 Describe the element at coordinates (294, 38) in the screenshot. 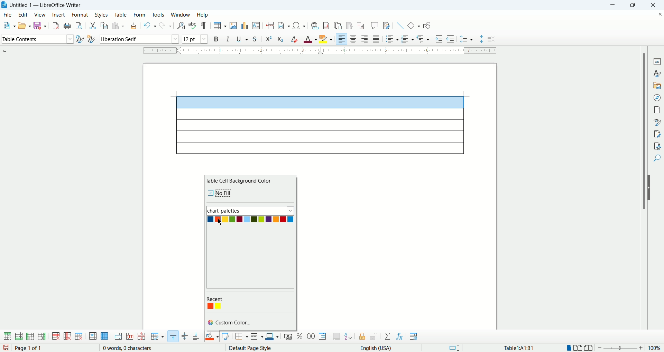

I see `clear direct formatting` at that location.